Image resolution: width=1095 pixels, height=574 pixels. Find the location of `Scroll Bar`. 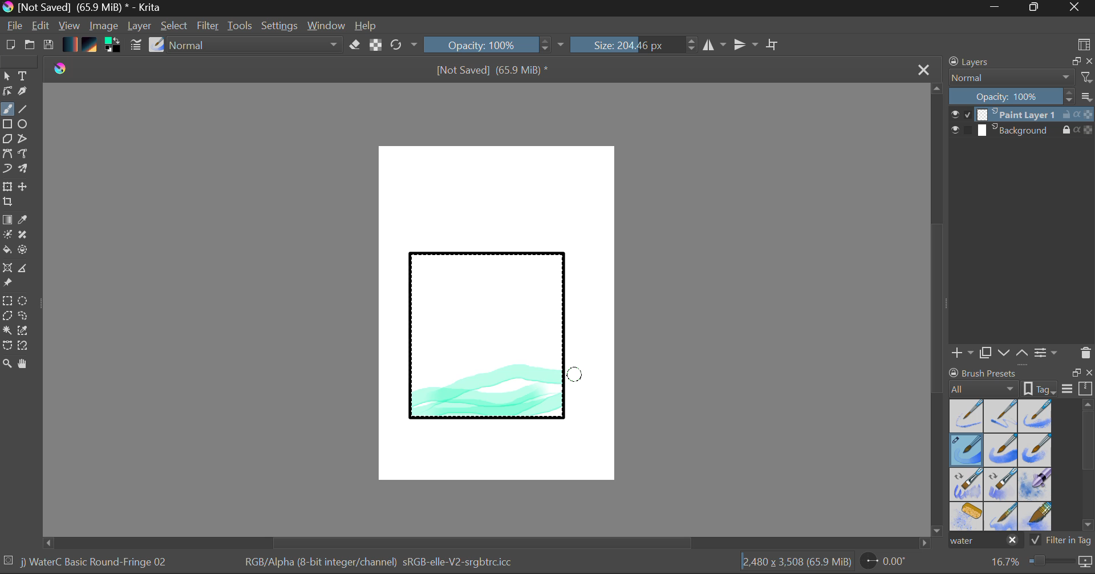

Scroll Bar is located at coordinates (487, 543).